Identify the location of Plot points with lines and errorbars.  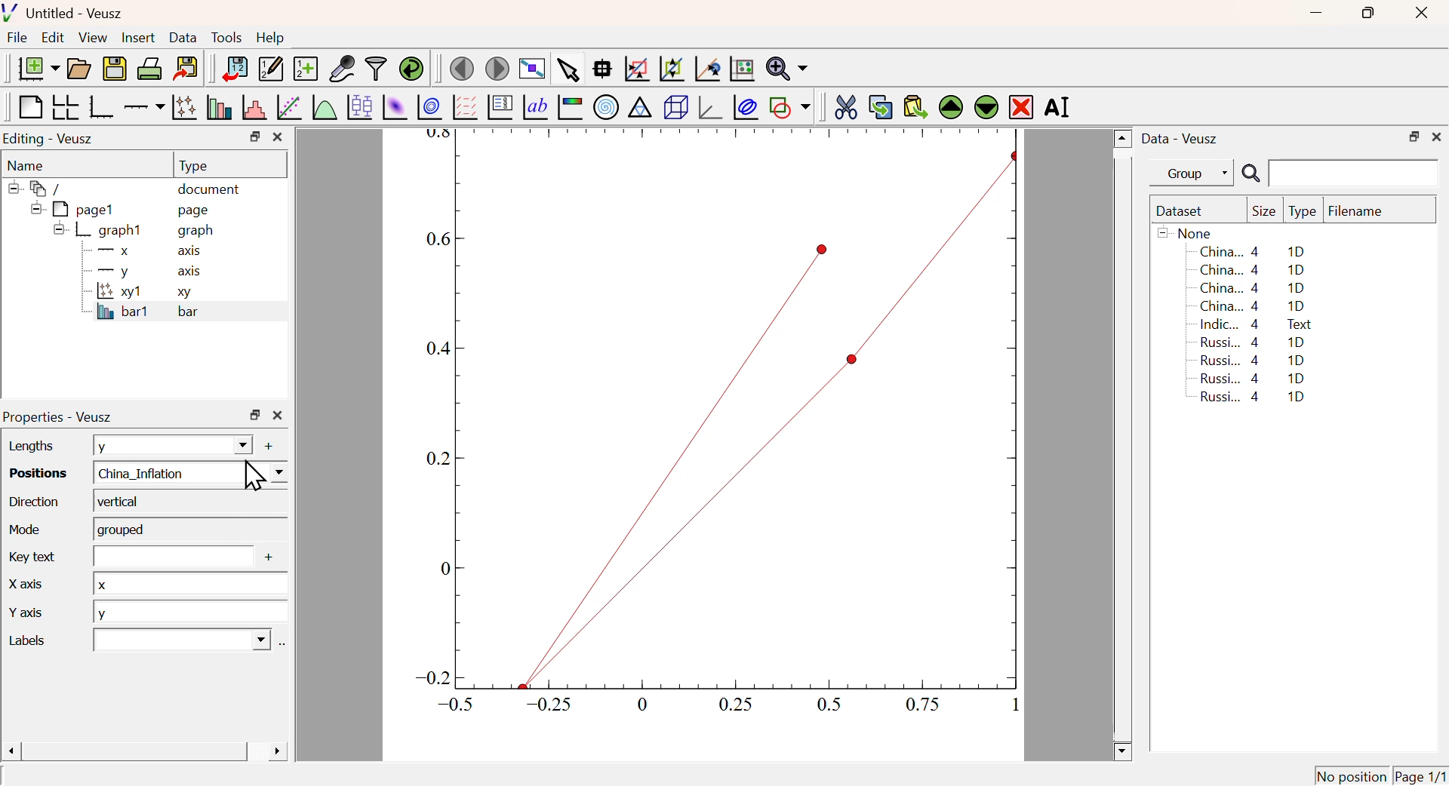
(186, 107).